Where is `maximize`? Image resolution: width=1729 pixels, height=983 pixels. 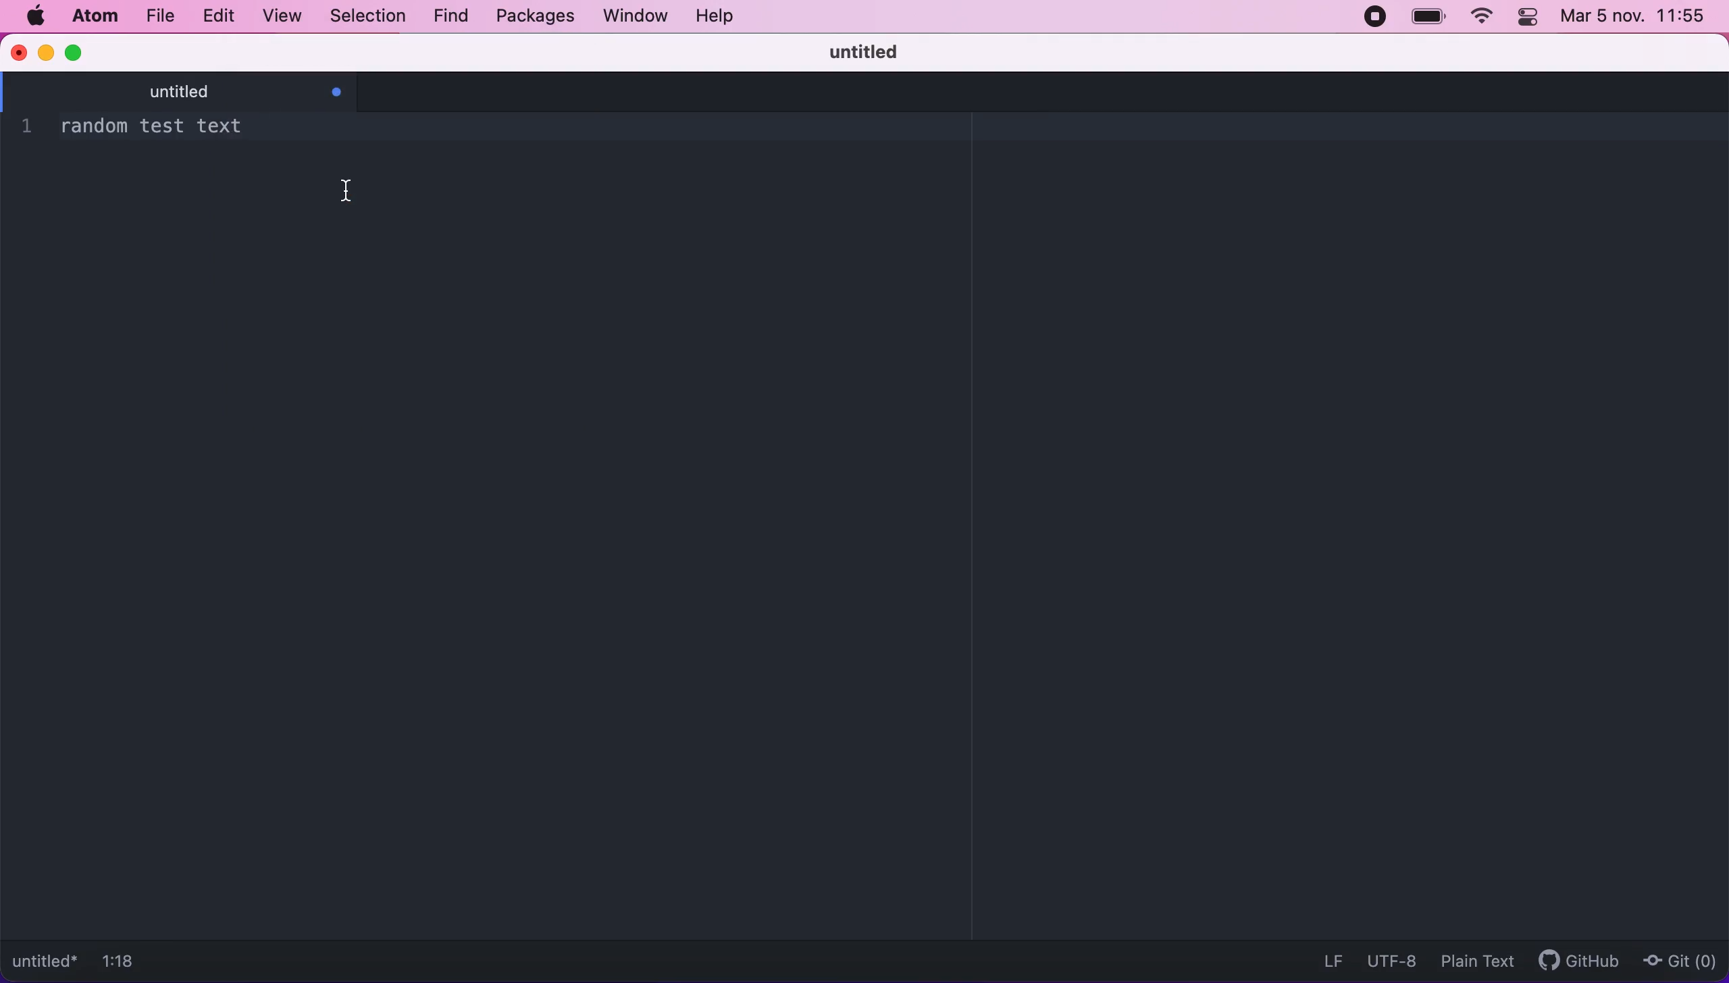
maximize is located at coordinates (84, 55).